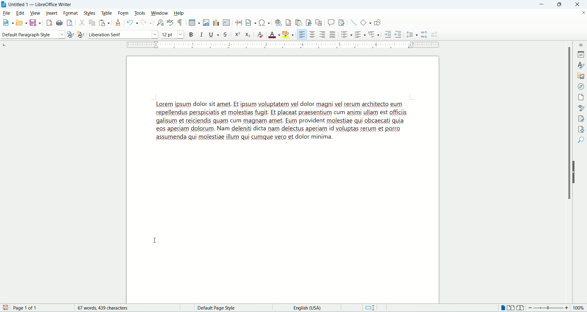 This screenshot has width=587, height=312. Describe the element at coordinates (180, 23) in the screenshot. I see `mark formatting` at that location.